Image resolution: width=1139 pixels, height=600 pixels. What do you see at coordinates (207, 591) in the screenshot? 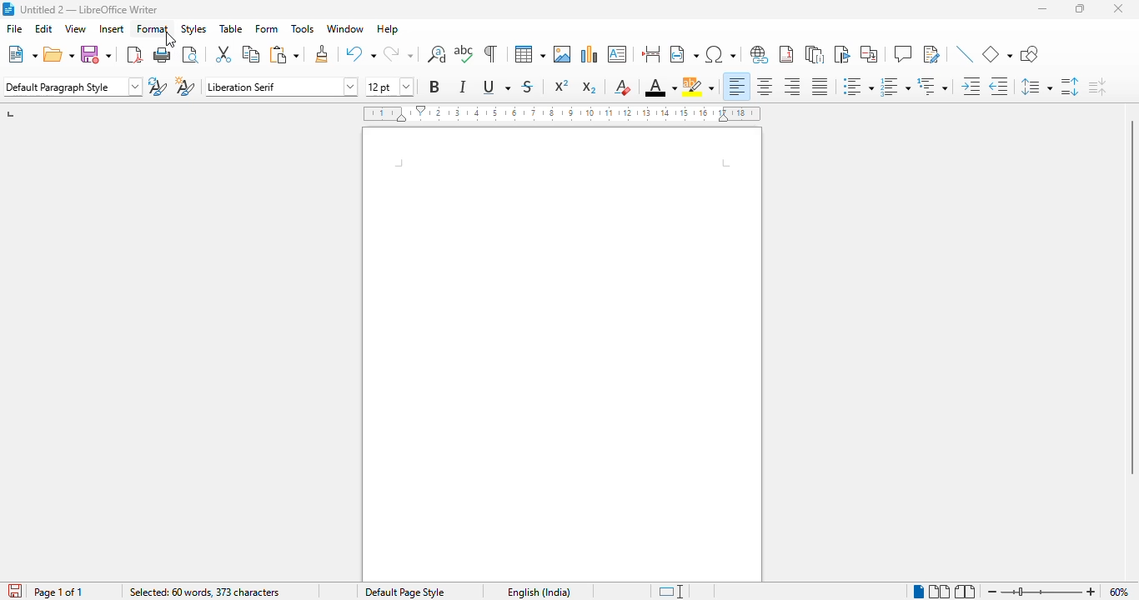
I see `Selected 60 words, 373 characters` at bounding box center [207, 591].